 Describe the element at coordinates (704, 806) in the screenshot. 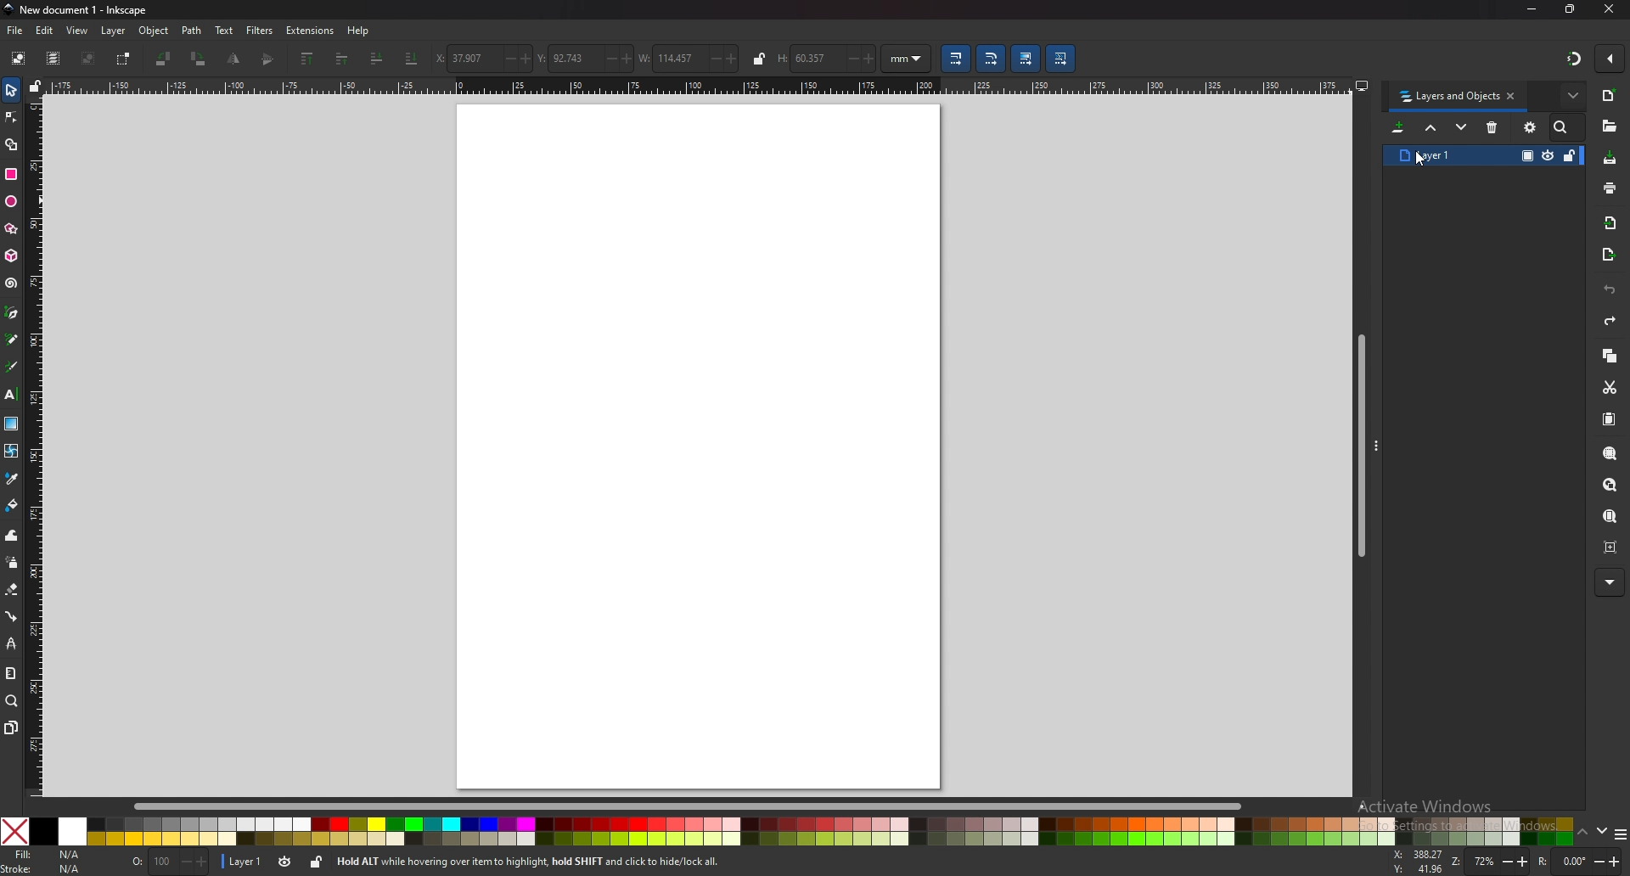

I see `scroll bar` at that location.